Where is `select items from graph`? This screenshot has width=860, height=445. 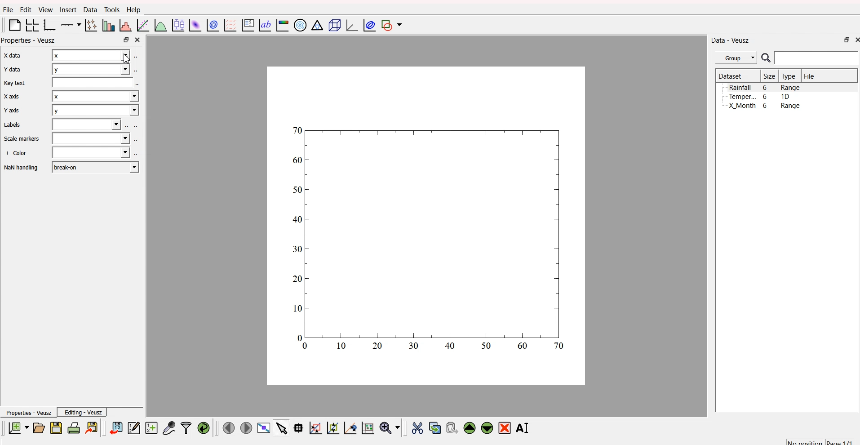
select items from graph is located at coordinates (281, 429).